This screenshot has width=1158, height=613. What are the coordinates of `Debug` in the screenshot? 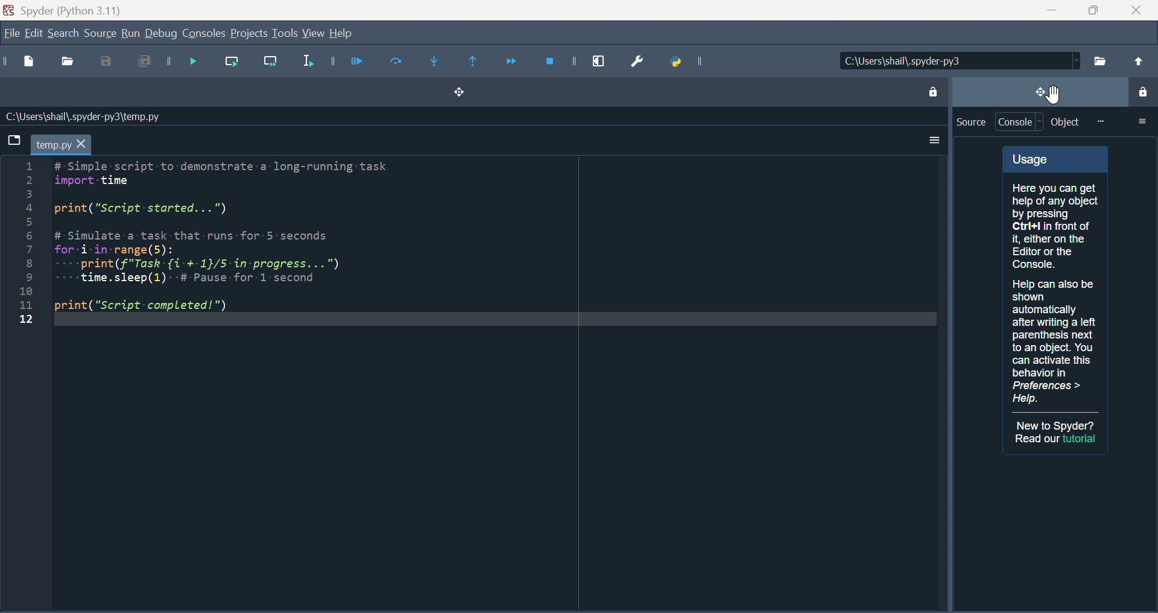 It's located at (162, 34).